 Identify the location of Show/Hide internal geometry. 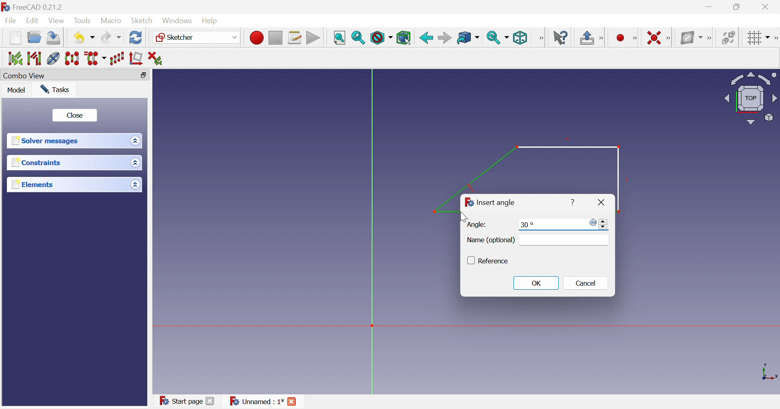
(53, 58).